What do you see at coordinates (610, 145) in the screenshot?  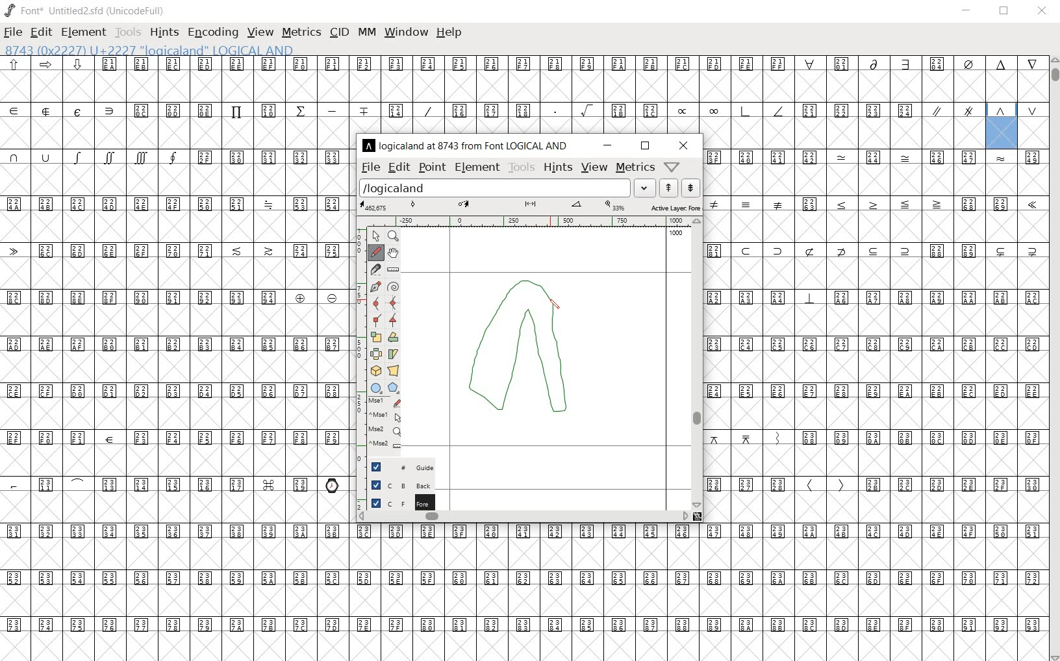 I see `minimize` at bounding box center [610, 145].